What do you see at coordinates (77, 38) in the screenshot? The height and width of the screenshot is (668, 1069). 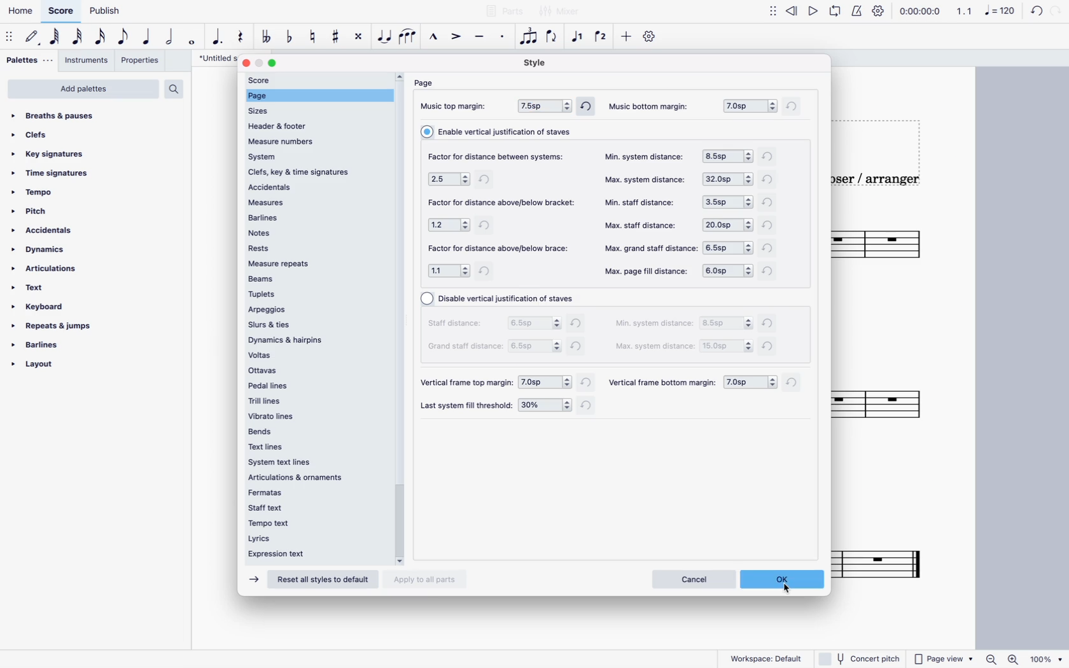 I see `32nd note` at bounding box center [77, 38].